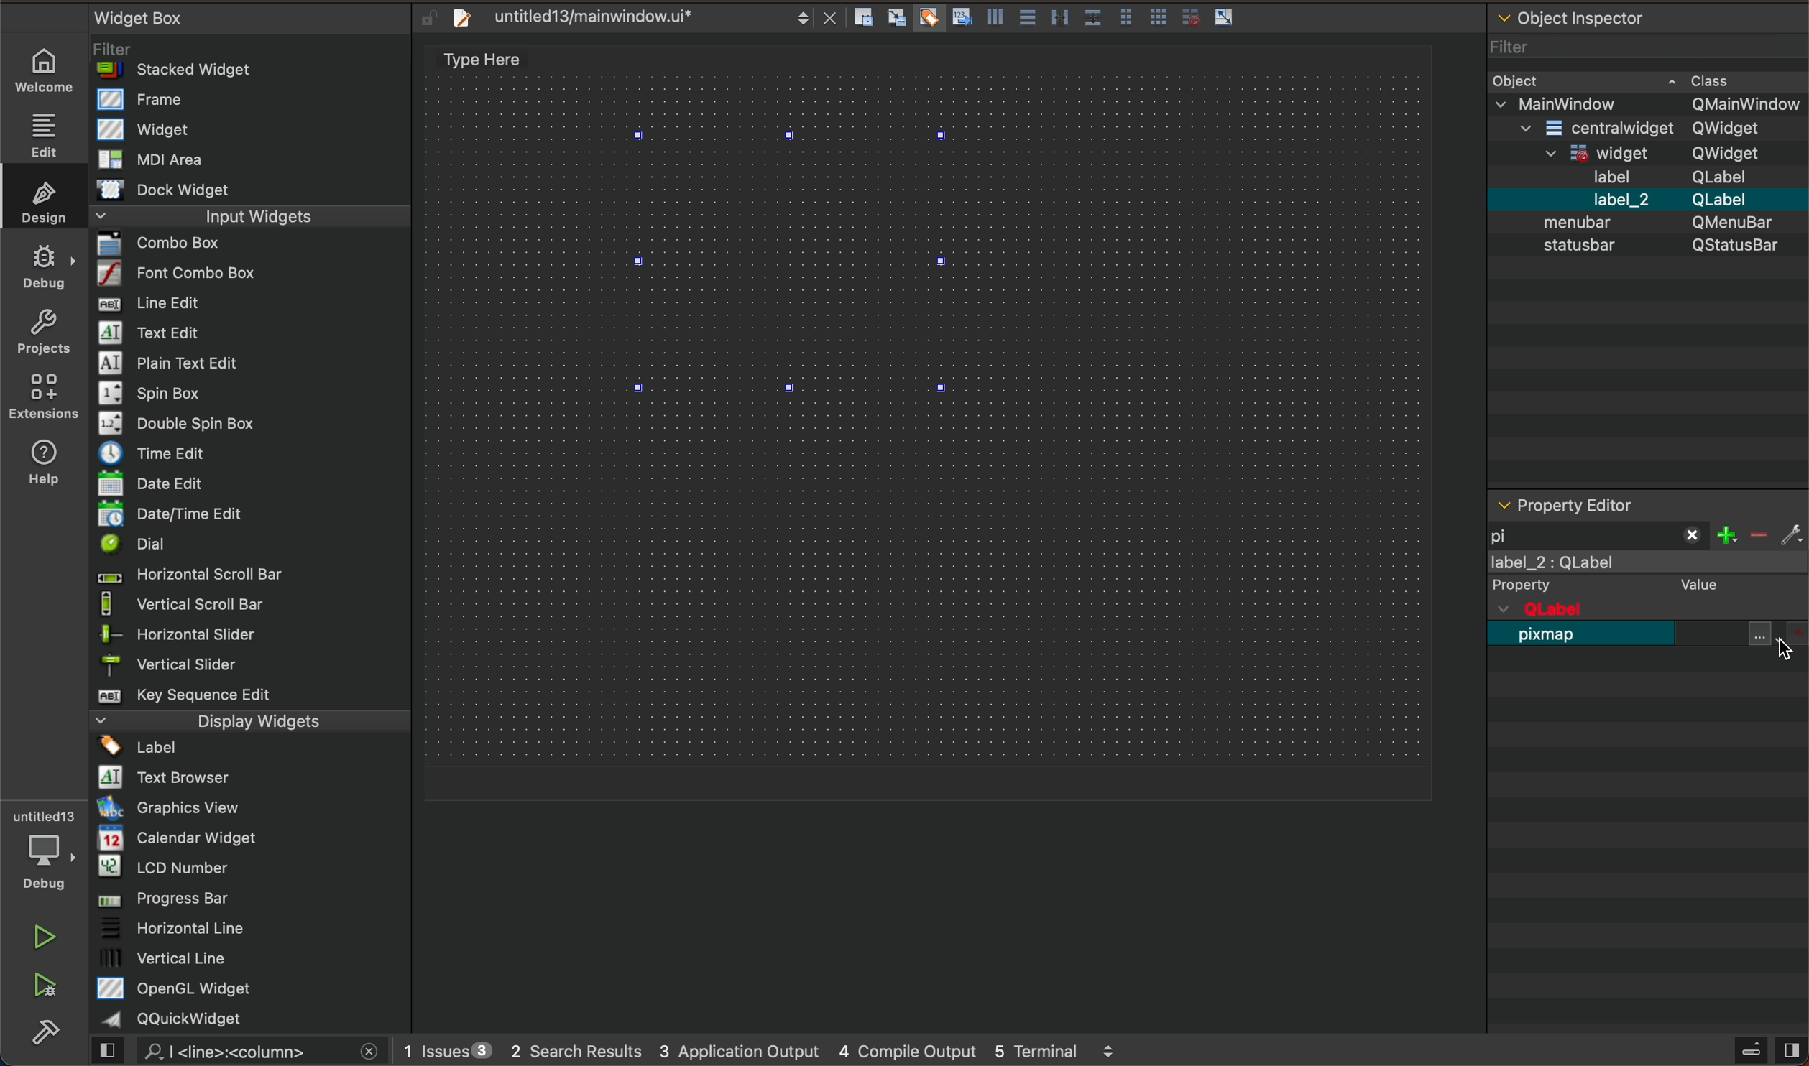 The image size is (1809, 1066). I want to click on layout actions, so click(1051, 20).